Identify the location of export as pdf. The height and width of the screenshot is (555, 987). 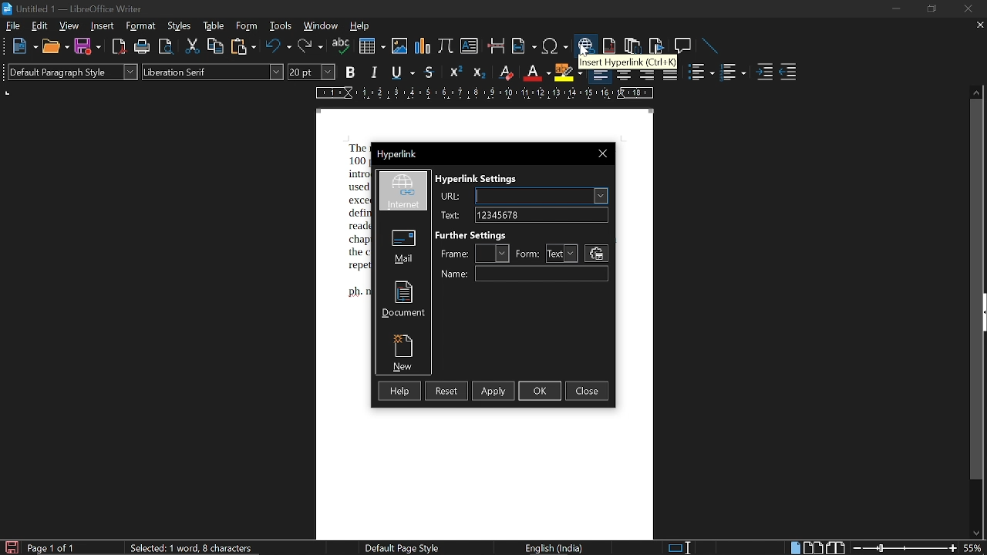
(116, 47).